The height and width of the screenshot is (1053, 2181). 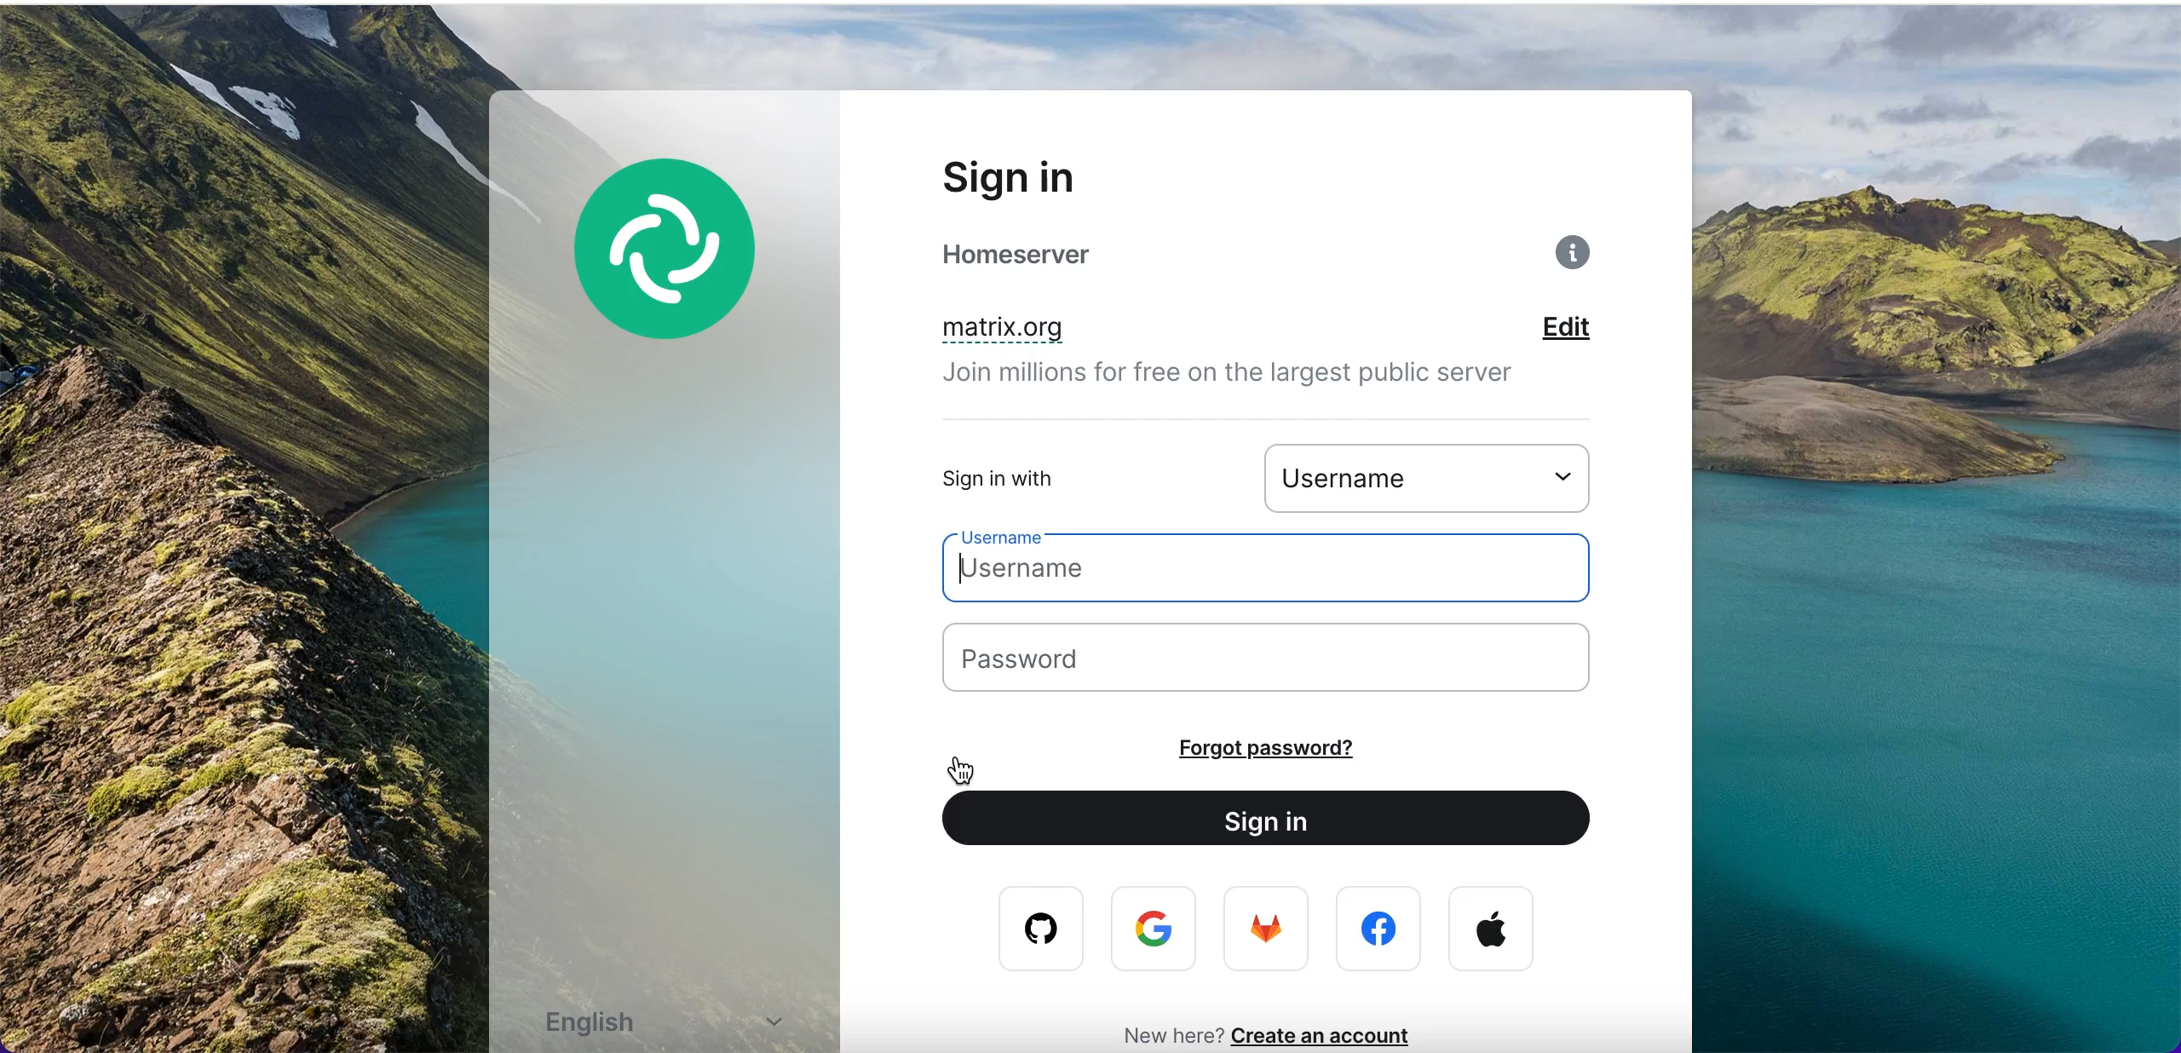 What do you see at coordinates (1269, 933) in the screenshot?
I see `firefox logo` at bounding box center [1269, 933].